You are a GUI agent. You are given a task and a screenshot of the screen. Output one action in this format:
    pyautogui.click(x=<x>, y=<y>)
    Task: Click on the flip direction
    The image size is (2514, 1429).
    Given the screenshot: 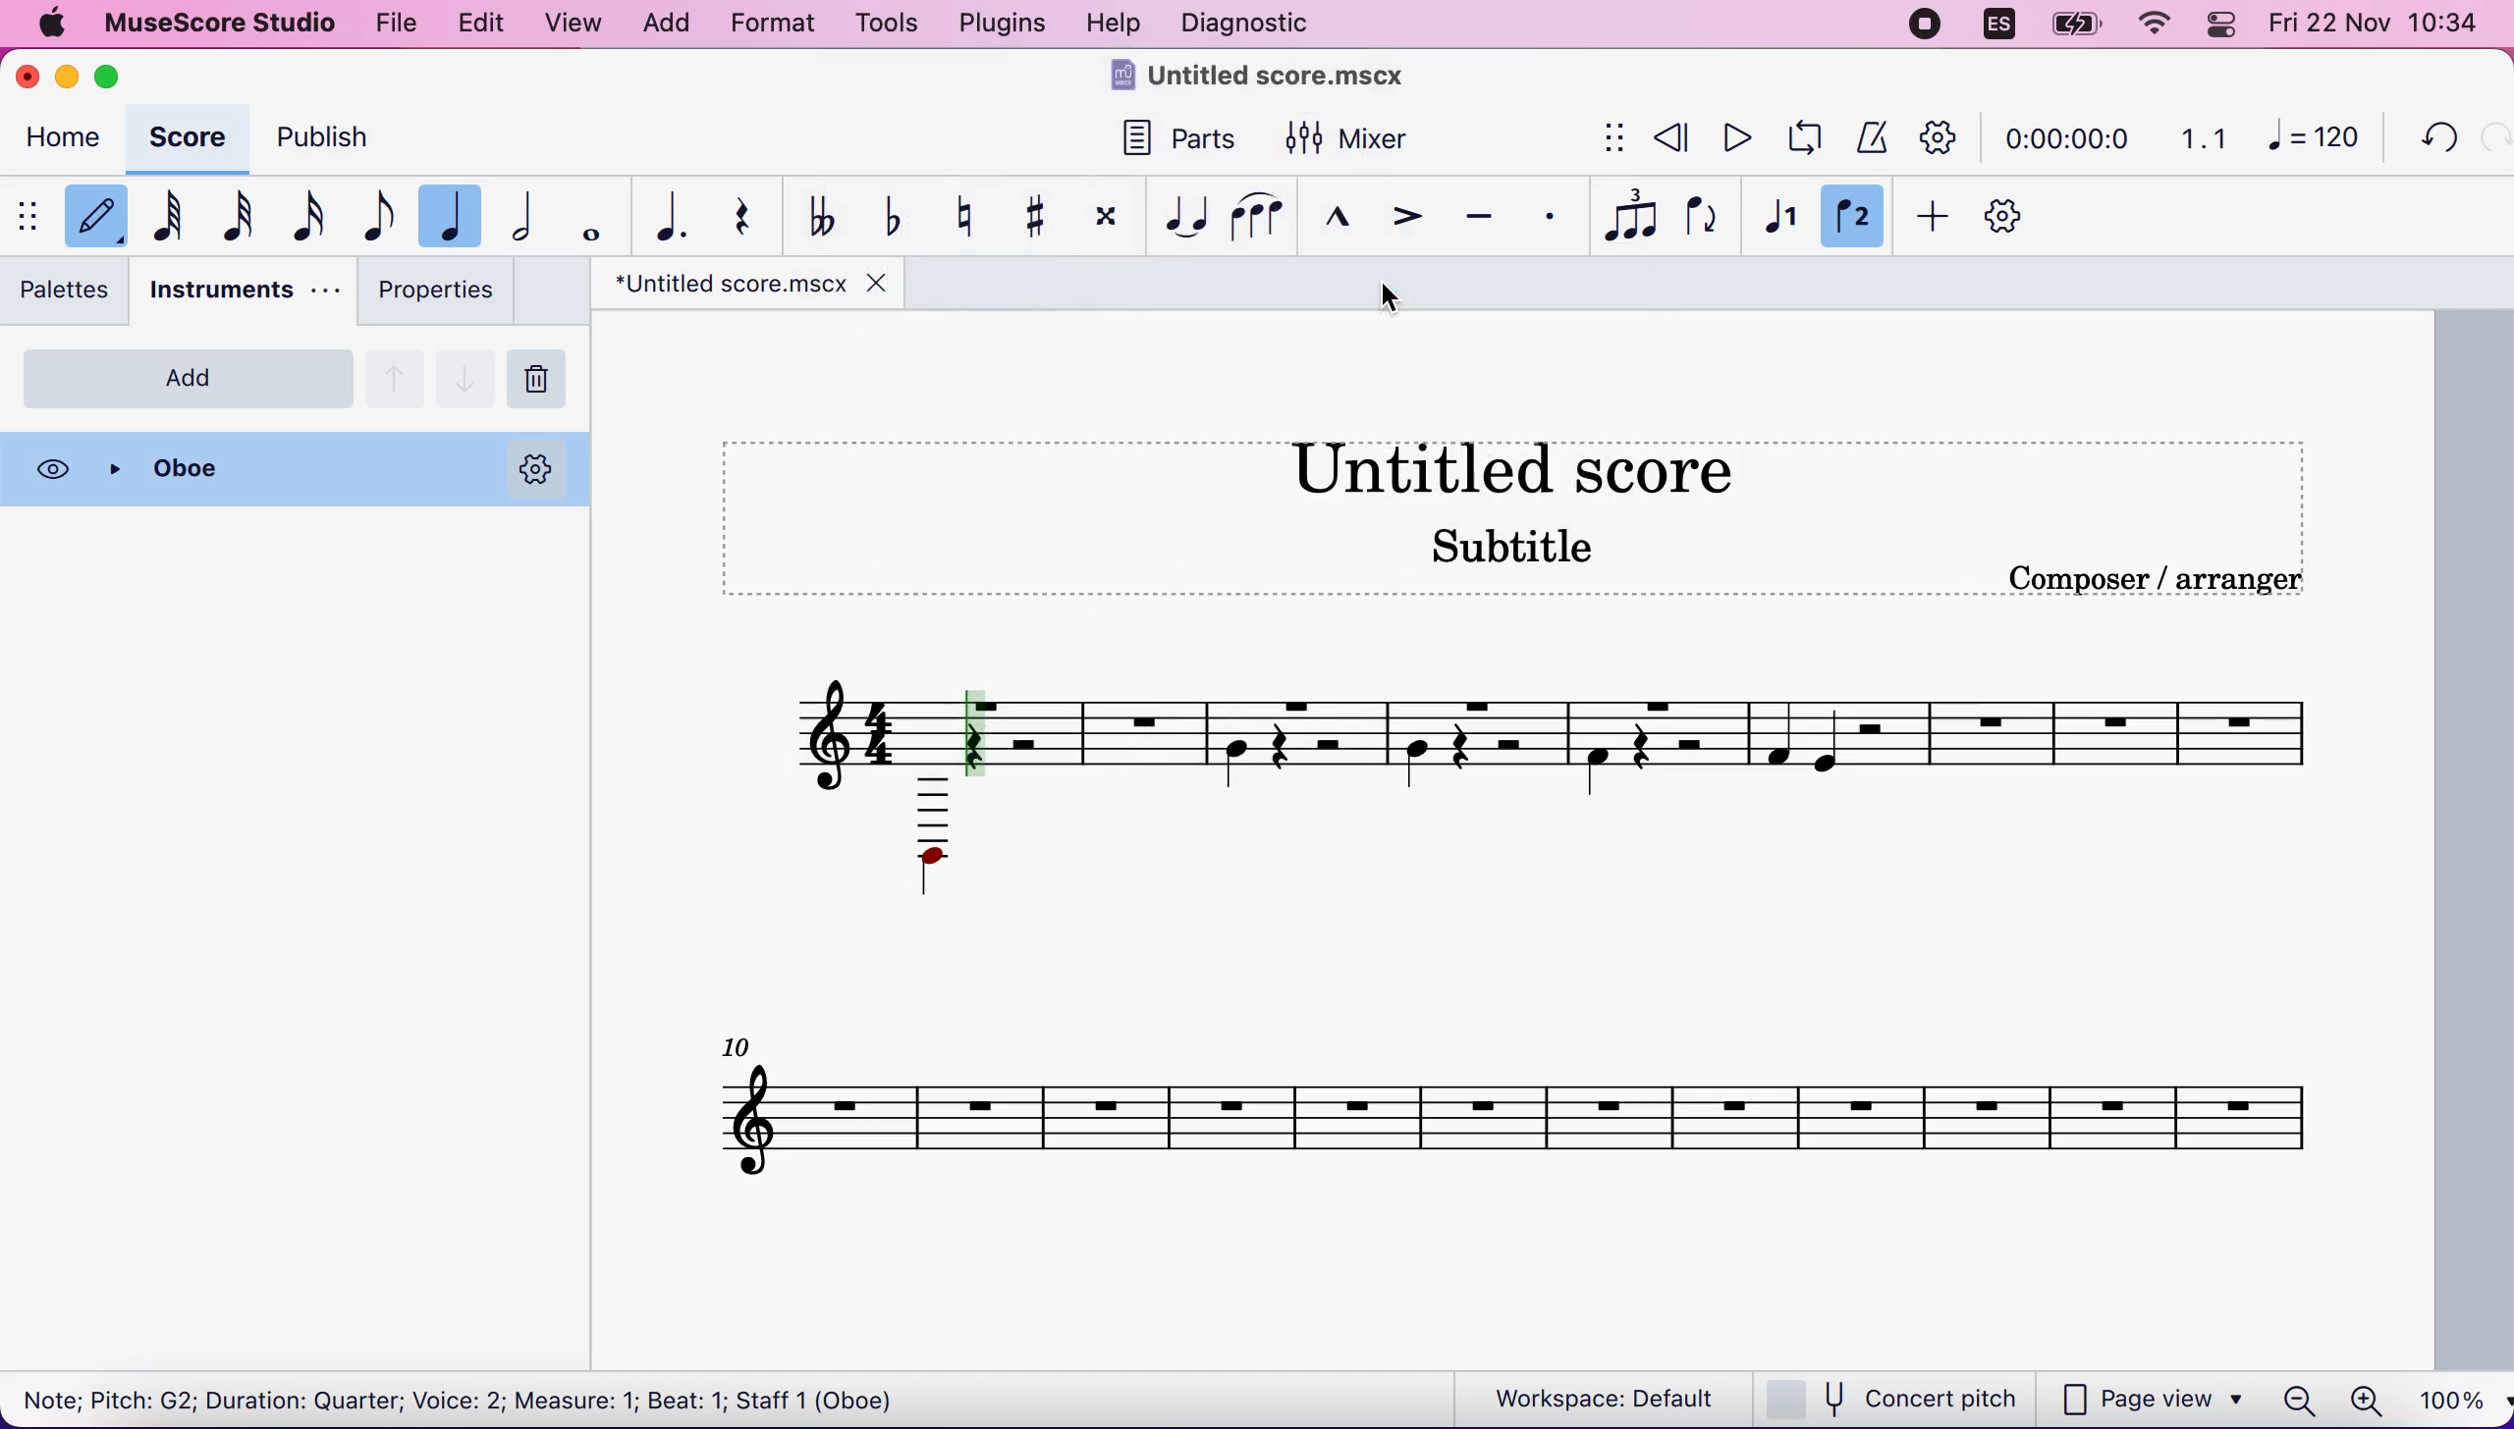 What is the action you would take?
    pyautogui.click(x=1699, y=214)
    